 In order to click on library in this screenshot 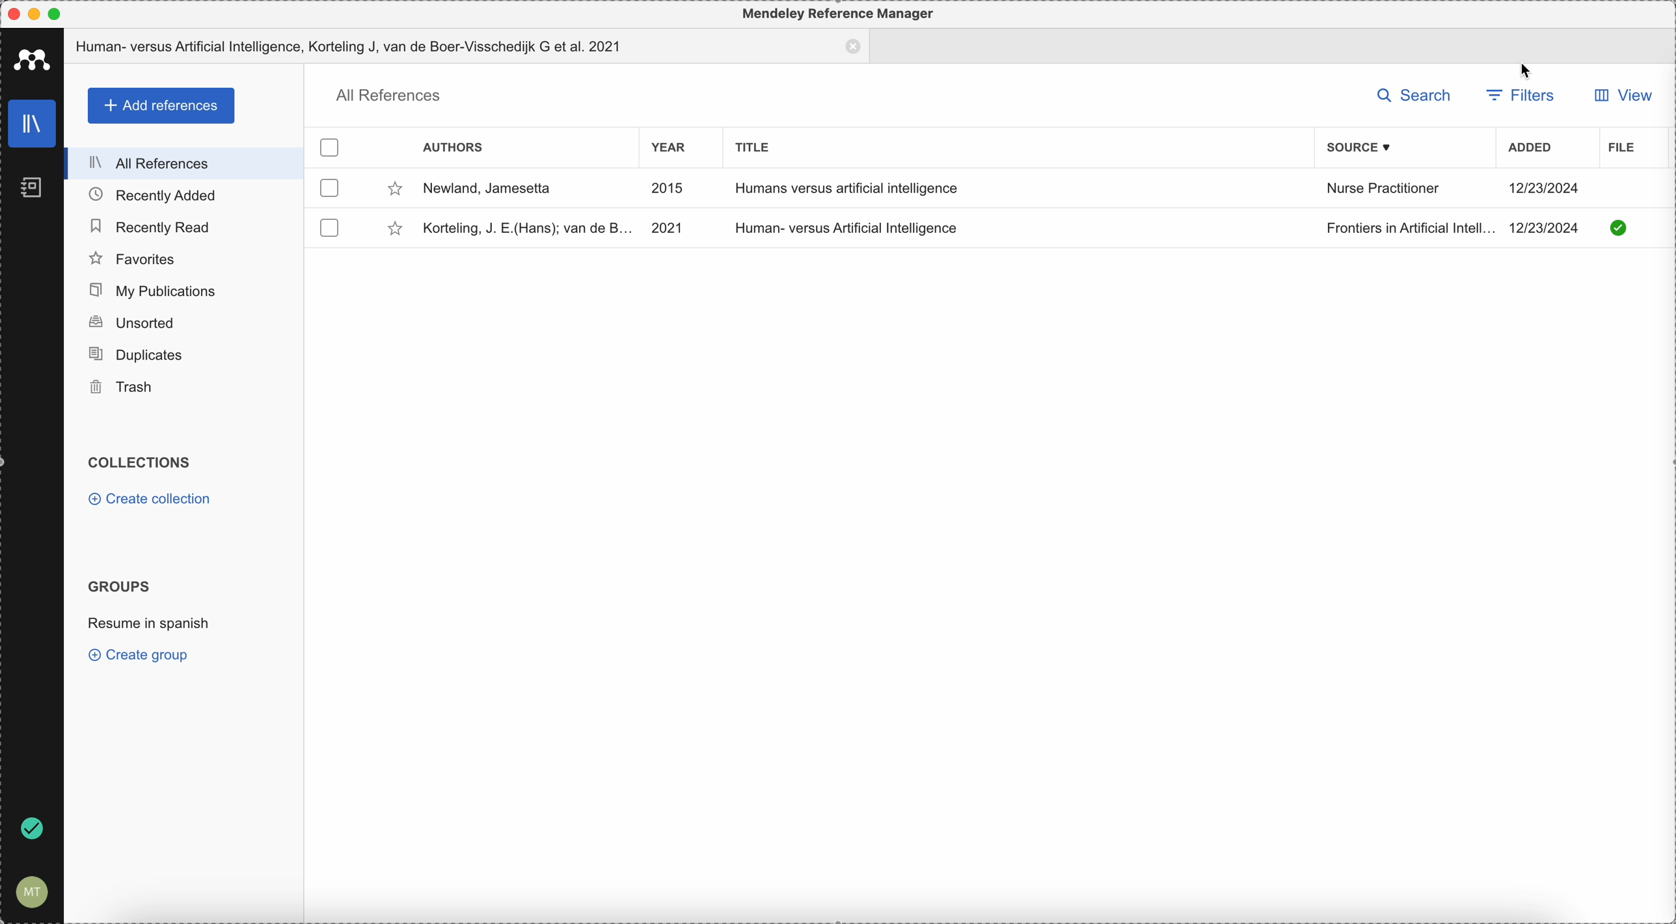, I will do `click(29, 125)`.